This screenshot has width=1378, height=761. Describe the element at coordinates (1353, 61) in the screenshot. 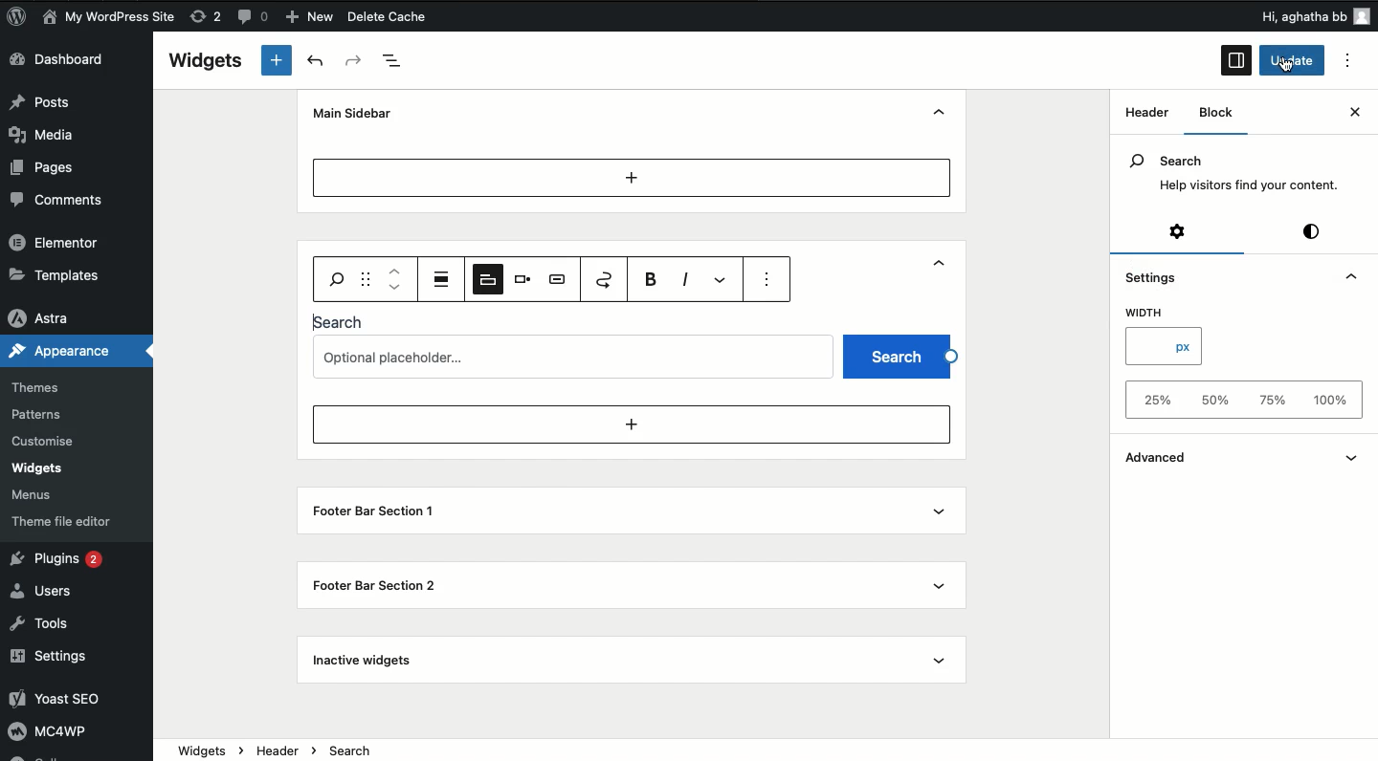

I see `Options` at that location.